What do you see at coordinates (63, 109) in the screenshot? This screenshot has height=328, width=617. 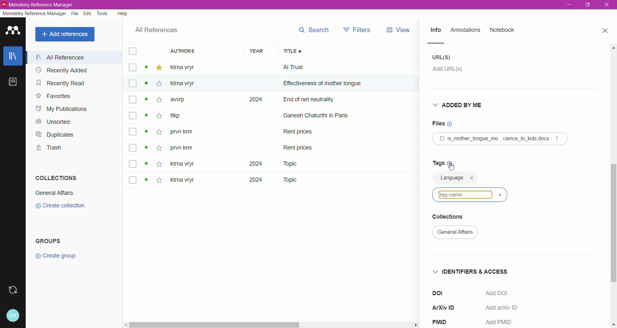 I see `My Publications` at bounding box center [63, 109].